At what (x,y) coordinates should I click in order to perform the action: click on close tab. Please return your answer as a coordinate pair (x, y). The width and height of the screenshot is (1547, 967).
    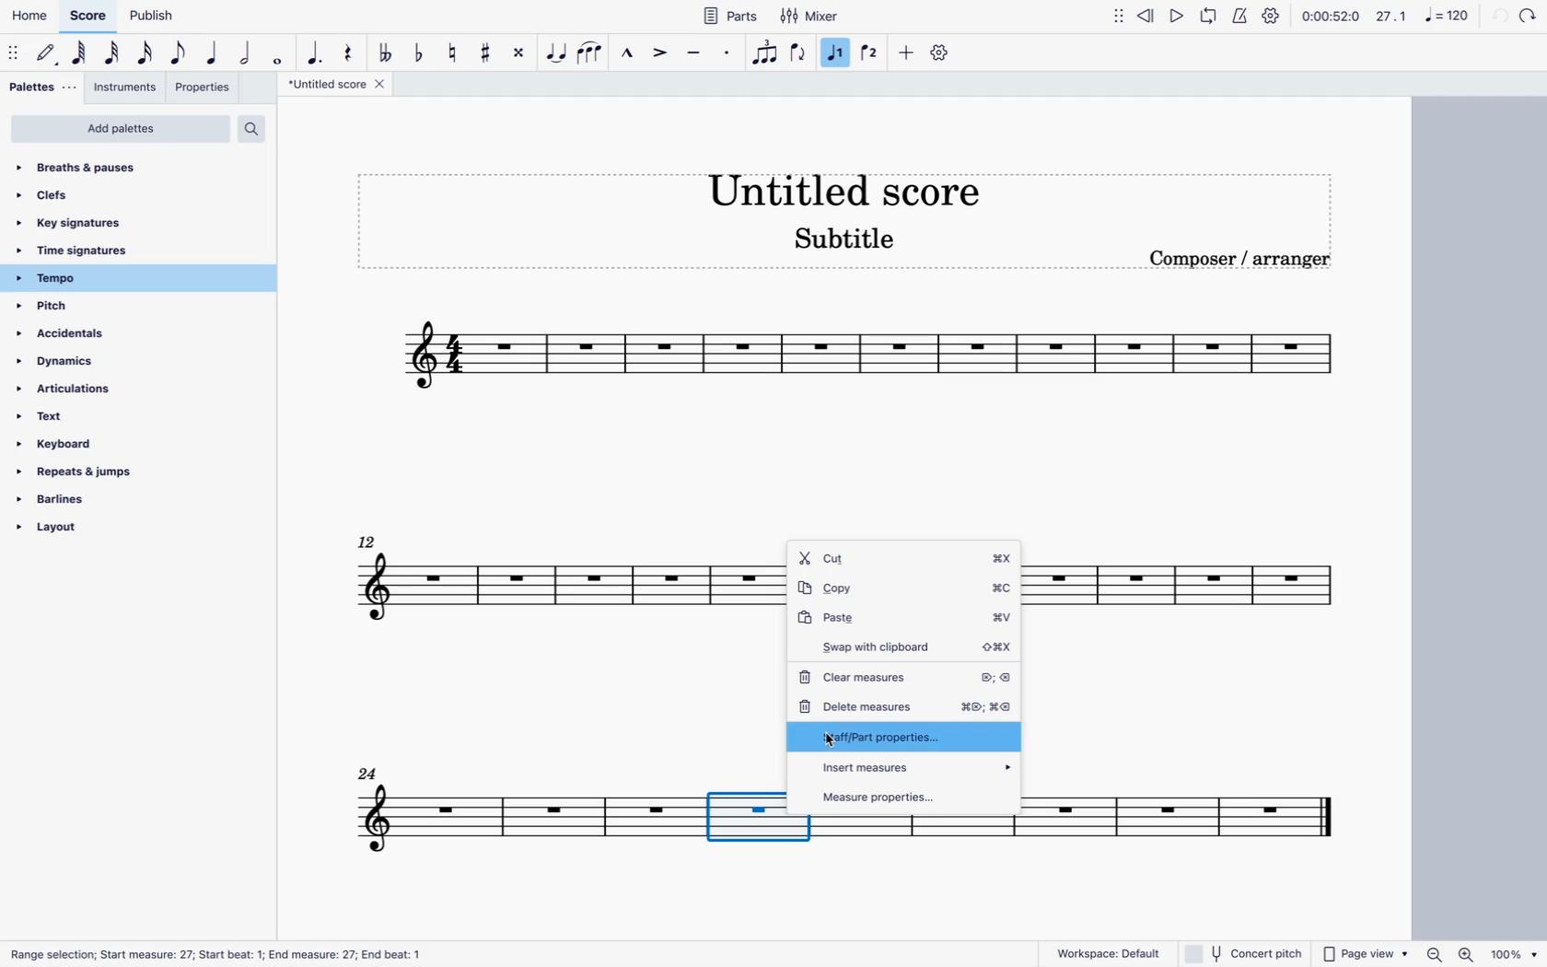
    Looking at the image, I should click on (380, 84).